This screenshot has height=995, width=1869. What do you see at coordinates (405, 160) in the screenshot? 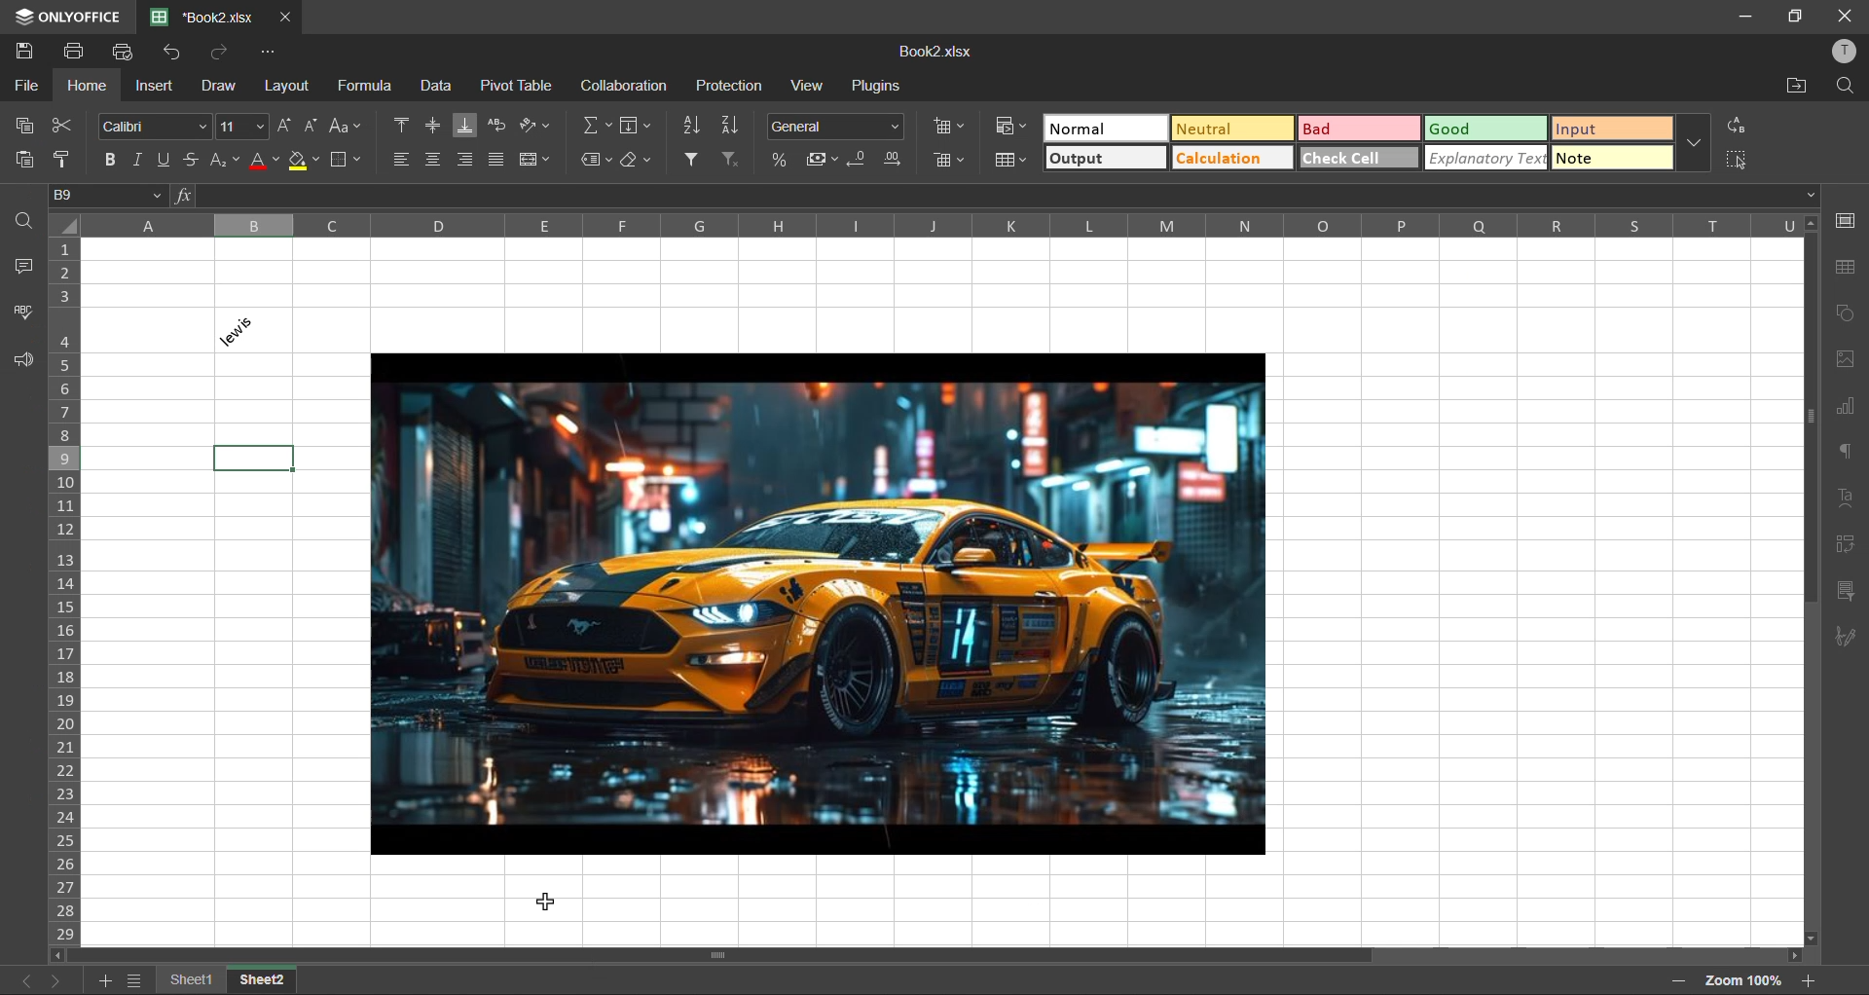
I see `align left` at bounding box center [405, 160].